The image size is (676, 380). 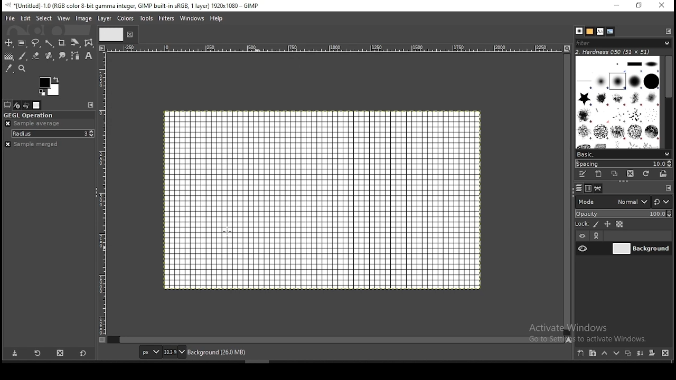 What do you see at coordinates (167, 19) in the screenshot?
I see `filters` at bounding box center [167, 19].